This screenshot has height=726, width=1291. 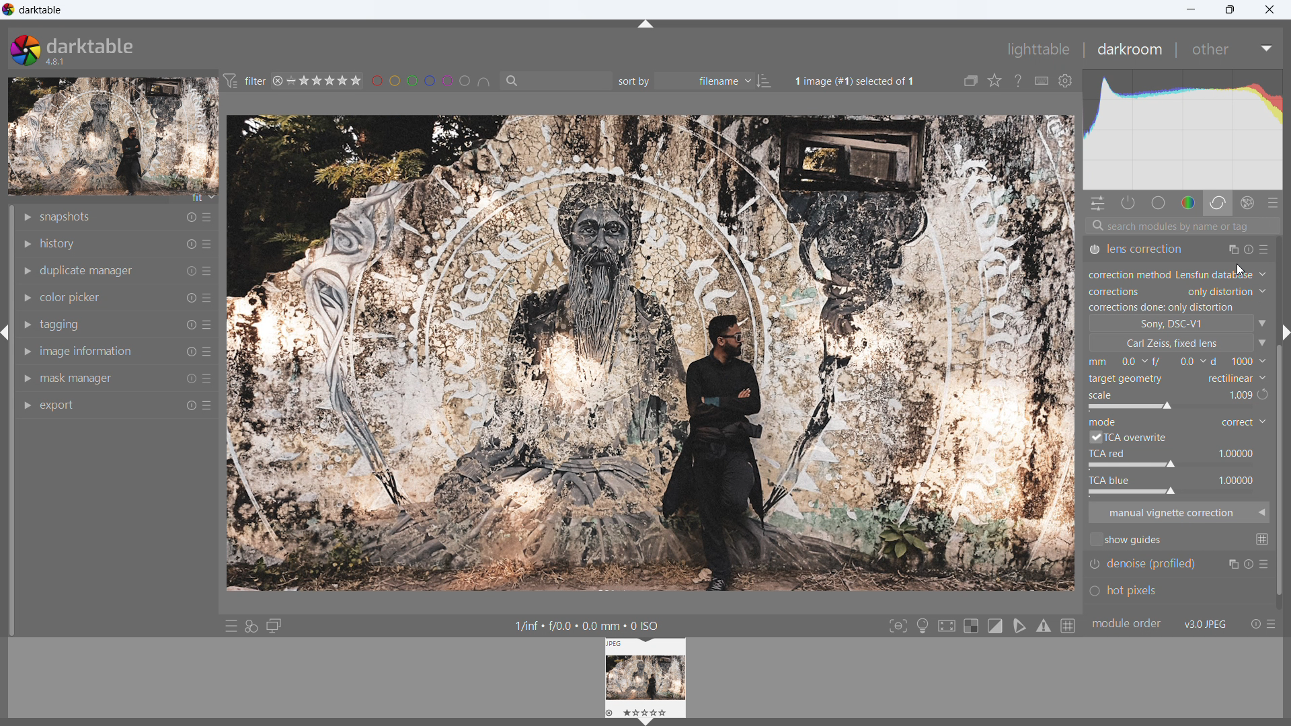 What do you see at coordinates (1283, 422) in the screenshot?
I see `scroll bar` at bounding box center [1283, 422].